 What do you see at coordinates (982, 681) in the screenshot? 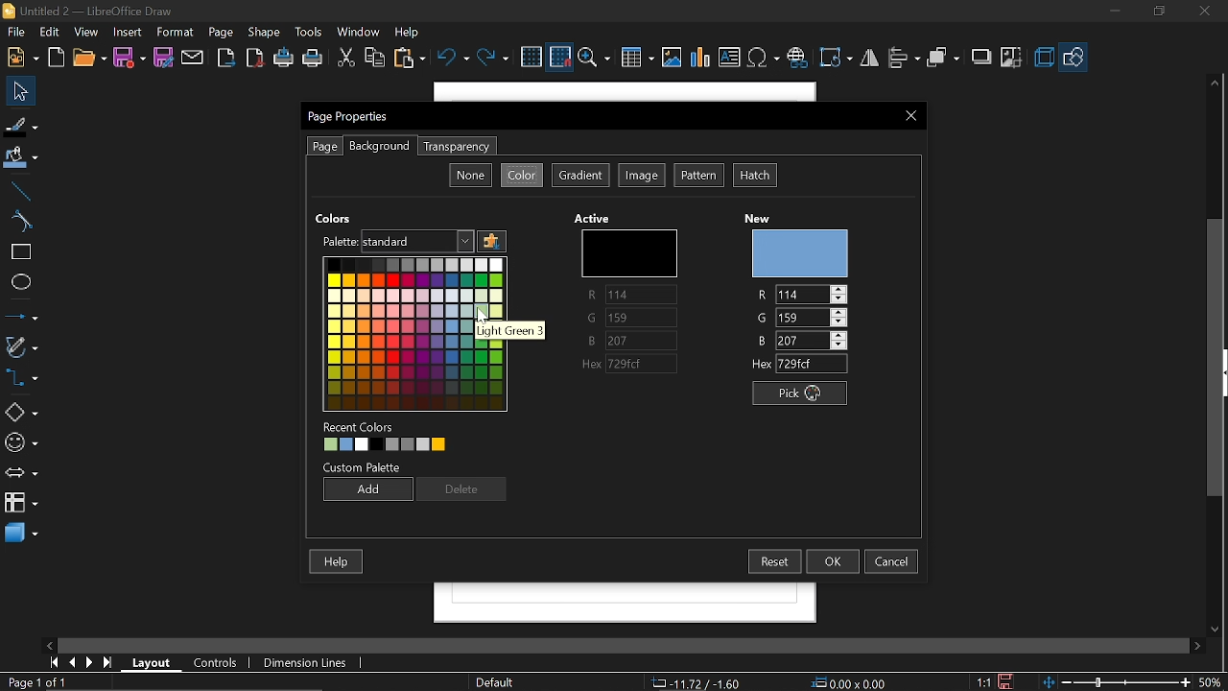
I see `Scaling factor` at bounding box center [982, 681].